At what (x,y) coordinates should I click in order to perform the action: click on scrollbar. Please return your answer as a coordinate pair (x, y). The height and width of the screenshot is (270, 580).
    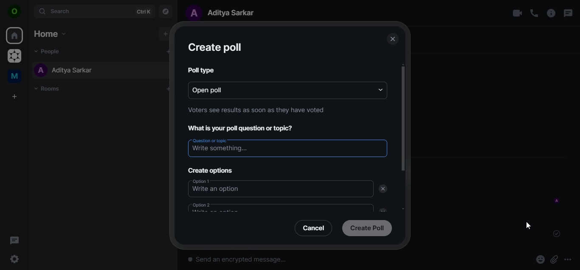
    Looking at the image, I should click on (402, 119).